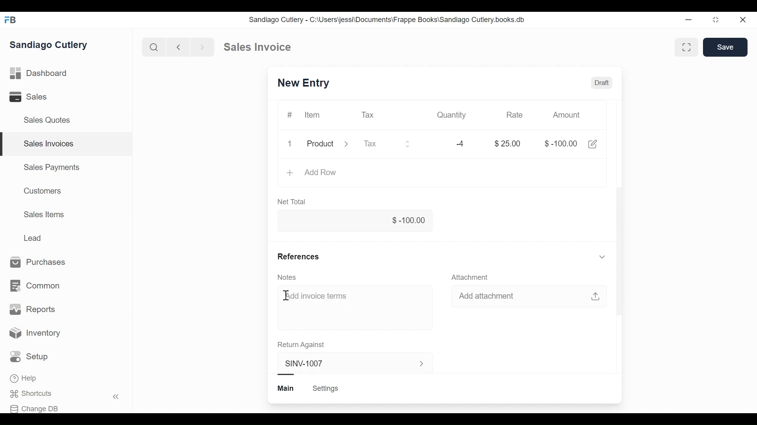 The height and width of the screenshot is (425, 757). What do you see at coordinates (48, 120) in the screenshot?
I see `Sales Quotes` at bounding box center [48, 120].